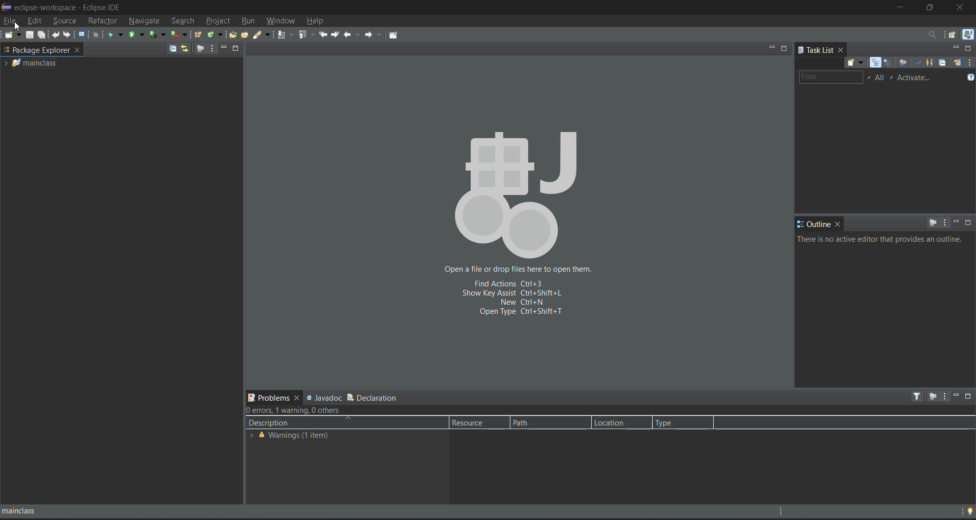  Describe the element at coordinates (956, 223) in the screenshot. I see `minimize` at that location.